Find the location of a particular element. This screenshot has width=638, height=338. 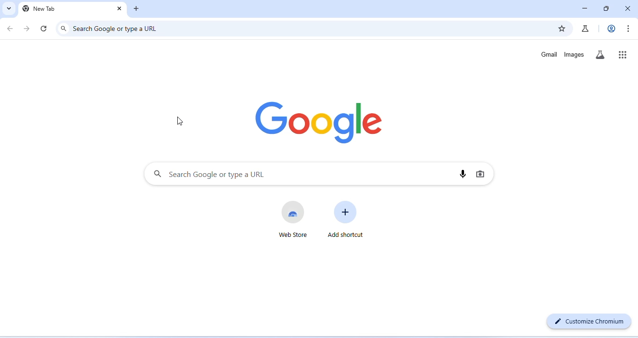

add new tab is located at coordinates (138, 8).